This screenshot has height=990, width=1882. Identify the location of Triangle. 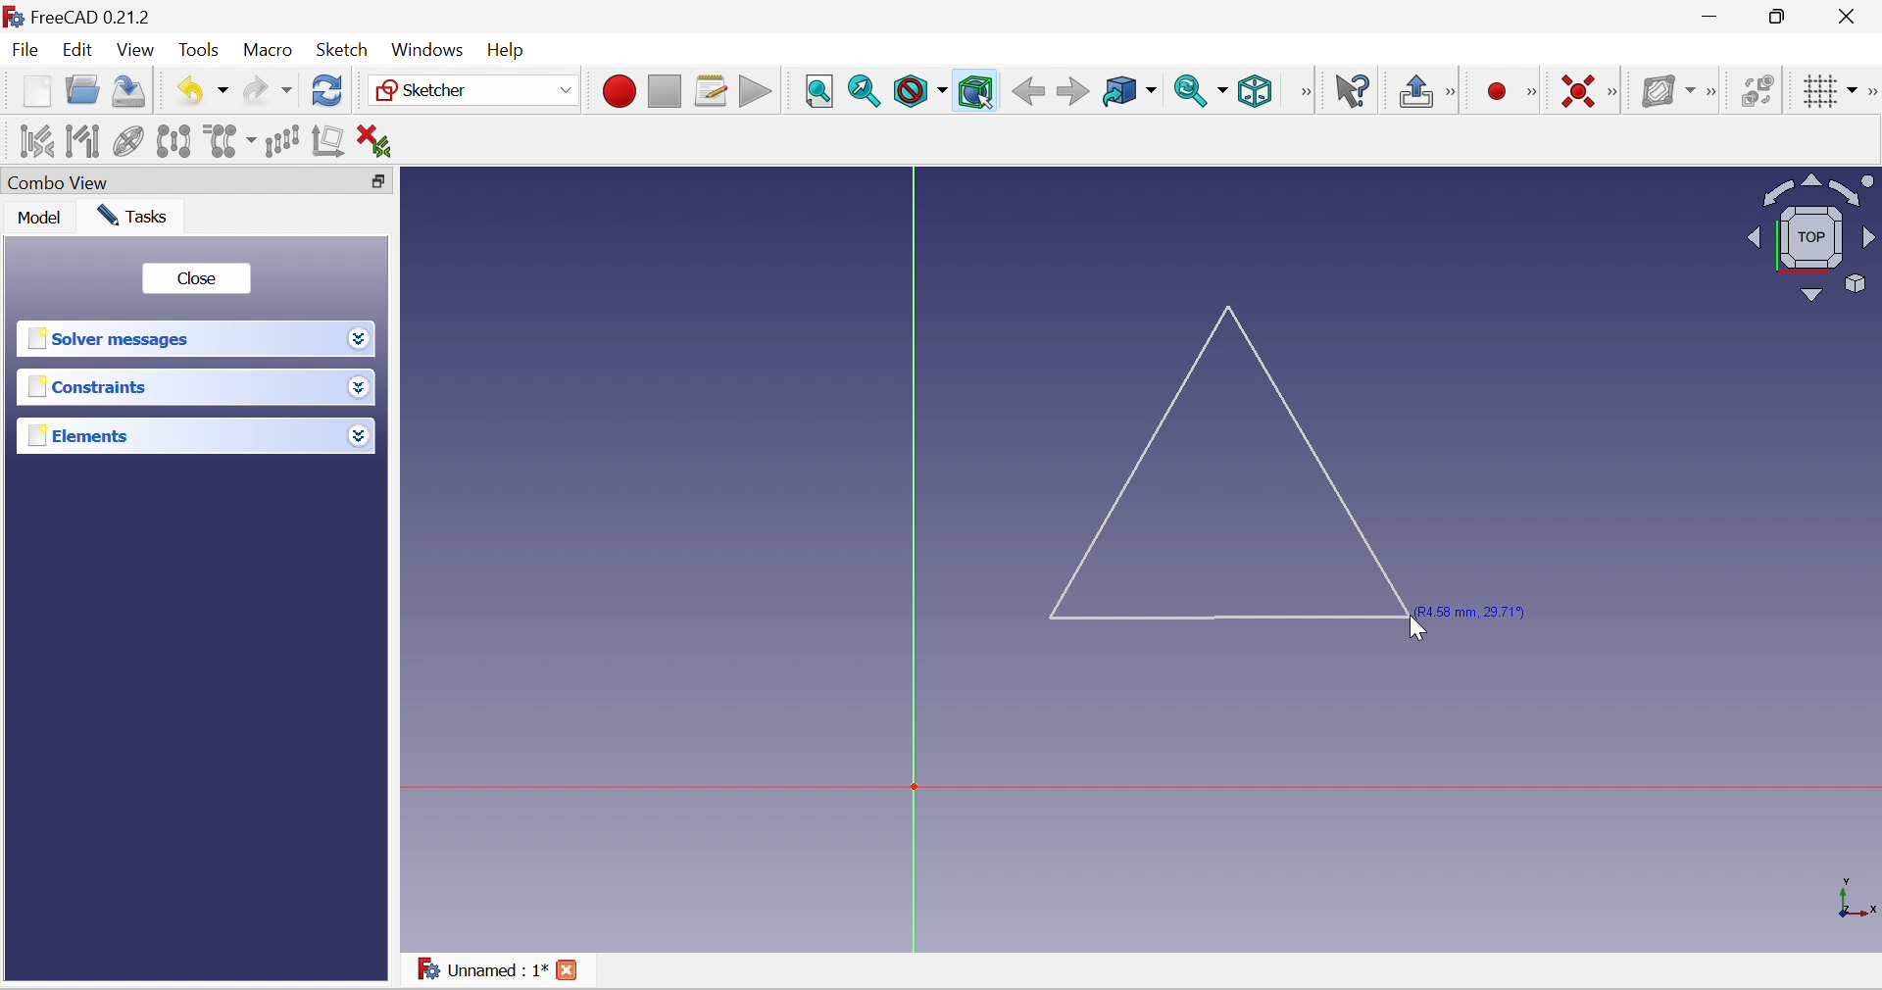
(1235, 462).